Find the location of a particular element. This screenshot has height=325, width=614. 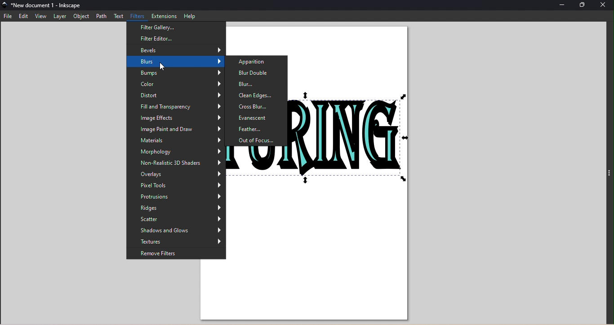

Ridges is located at coordinates (175, 207).